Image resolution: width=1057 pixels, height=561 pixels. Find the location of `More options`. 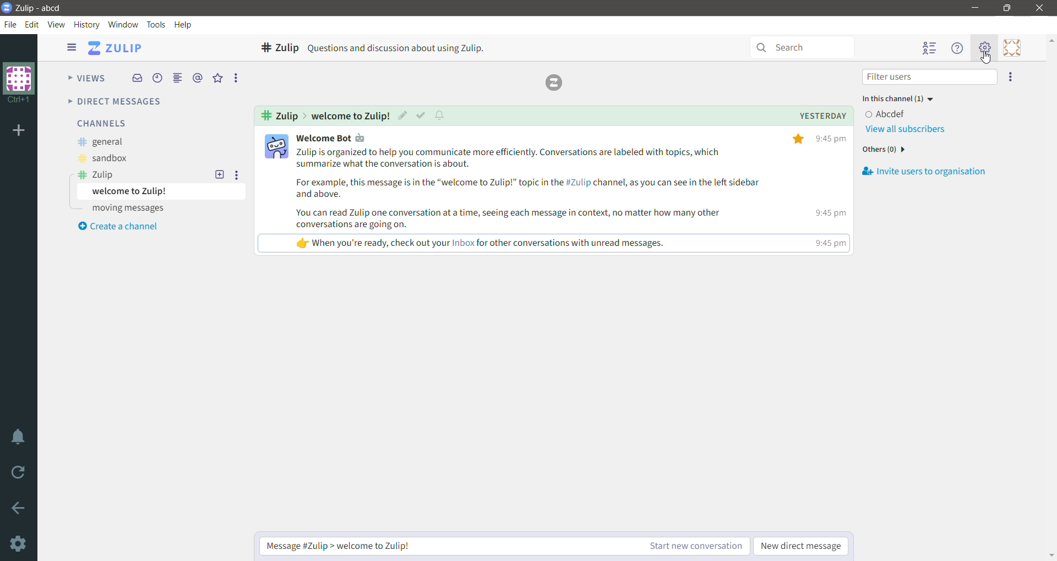

More options is located at coordinates (237, 175).